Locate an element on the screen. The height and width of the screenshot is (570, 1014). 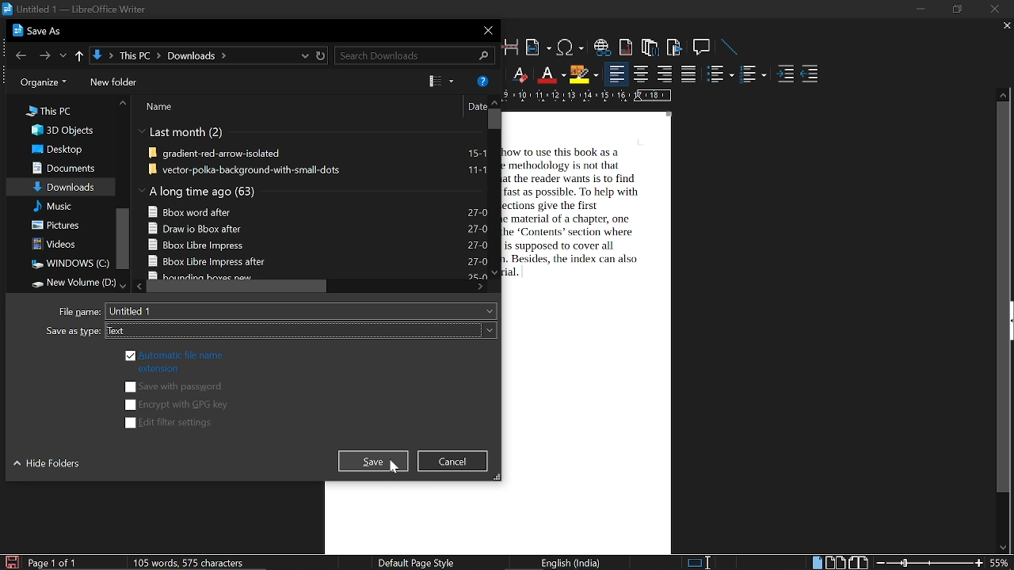
Downloads is located at coordinates (64, 186).